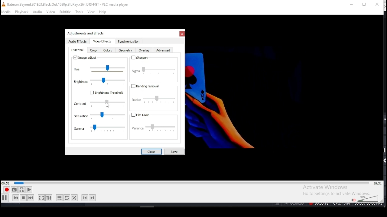  Describe the element at coordinates (107, 94) in the screenshot. I see `Brightness threshold on/off` at that location.